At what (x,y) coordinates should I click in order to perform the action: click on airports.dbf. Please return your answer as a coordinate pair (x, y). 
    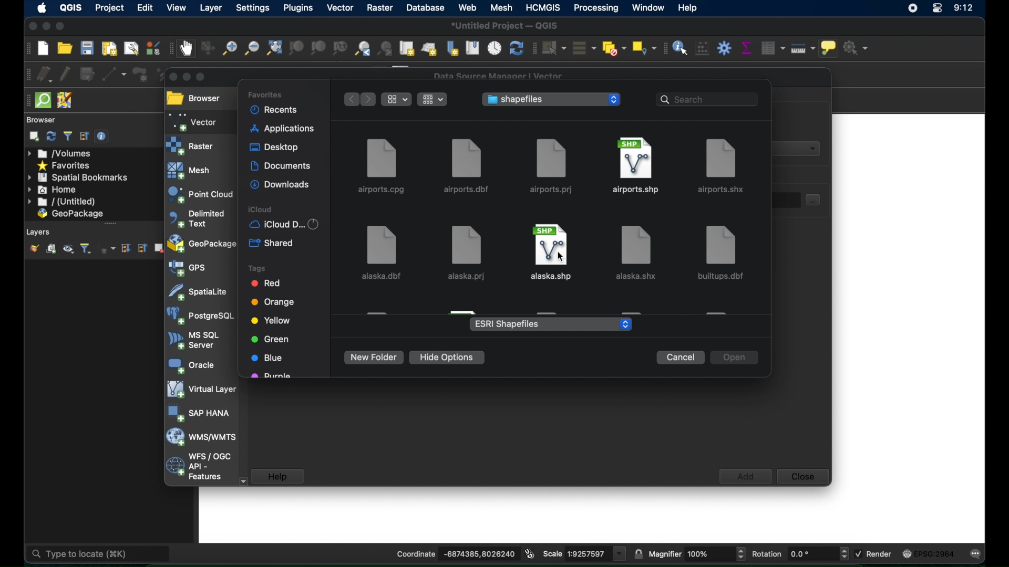
    Looking at the image, I should click on (466, 165).